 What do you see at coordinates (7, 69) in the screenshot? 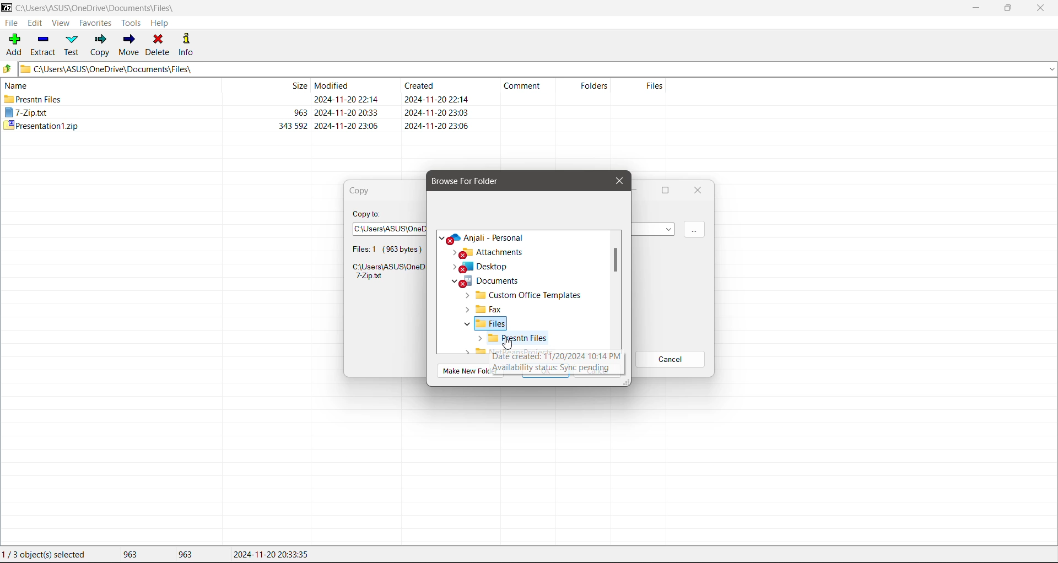
I see `Move Up one level` at bounding box center [7, 69].